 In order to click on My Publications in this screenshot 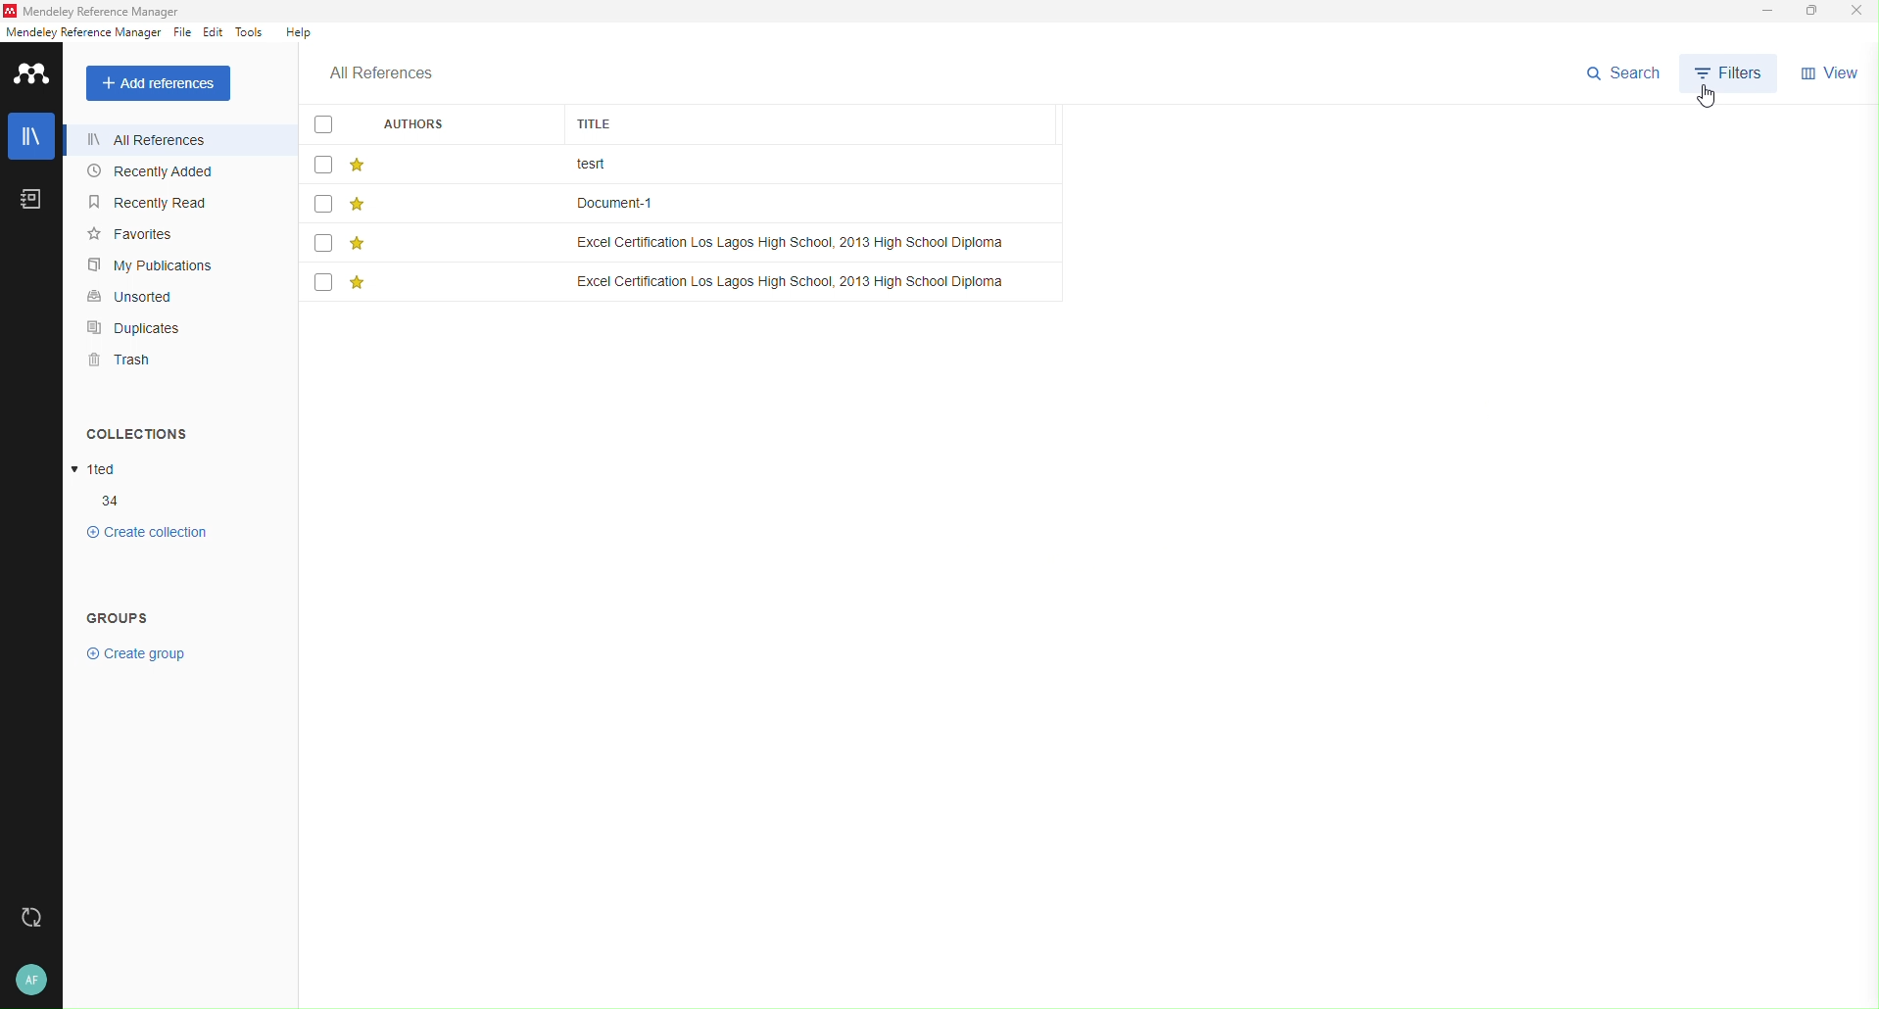, I will do `click(162, 266)`.